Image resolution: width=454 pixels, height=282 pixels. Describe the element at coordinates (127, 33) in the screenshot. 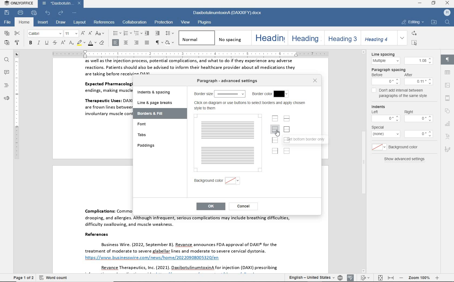

I see `numbering` at that location.